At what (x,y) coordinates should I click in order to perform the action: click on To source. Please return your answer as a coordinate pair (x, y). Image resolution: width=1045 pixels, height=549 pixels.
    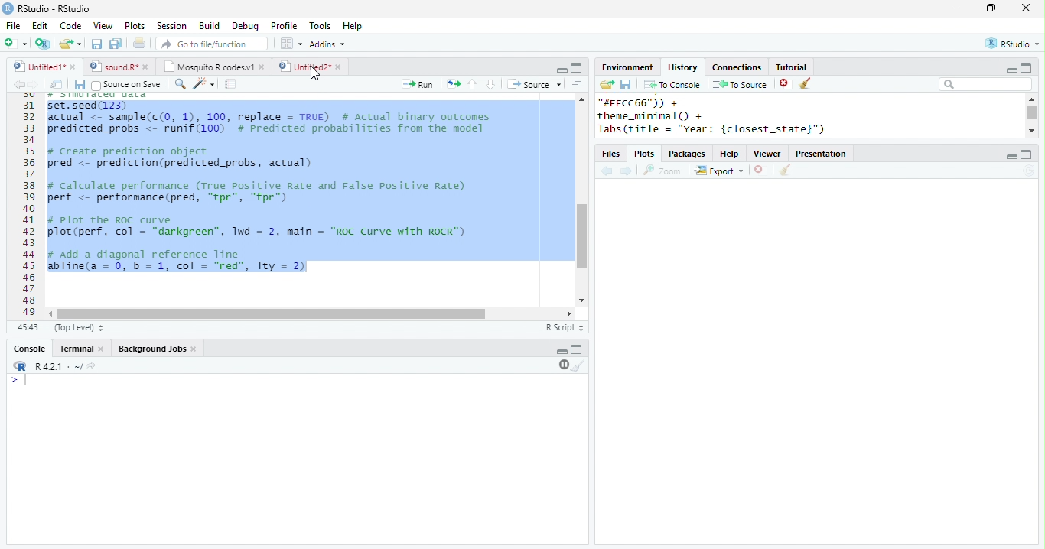
    Looking at the image, I should click on (740, 84).